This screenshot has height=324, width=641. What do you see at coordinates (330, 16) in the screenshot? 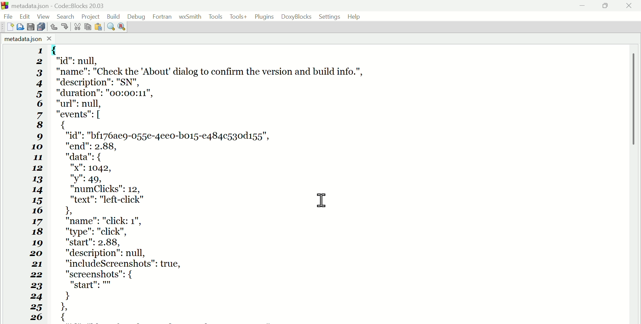
I see `Settings` at bounding box center [330, 16].